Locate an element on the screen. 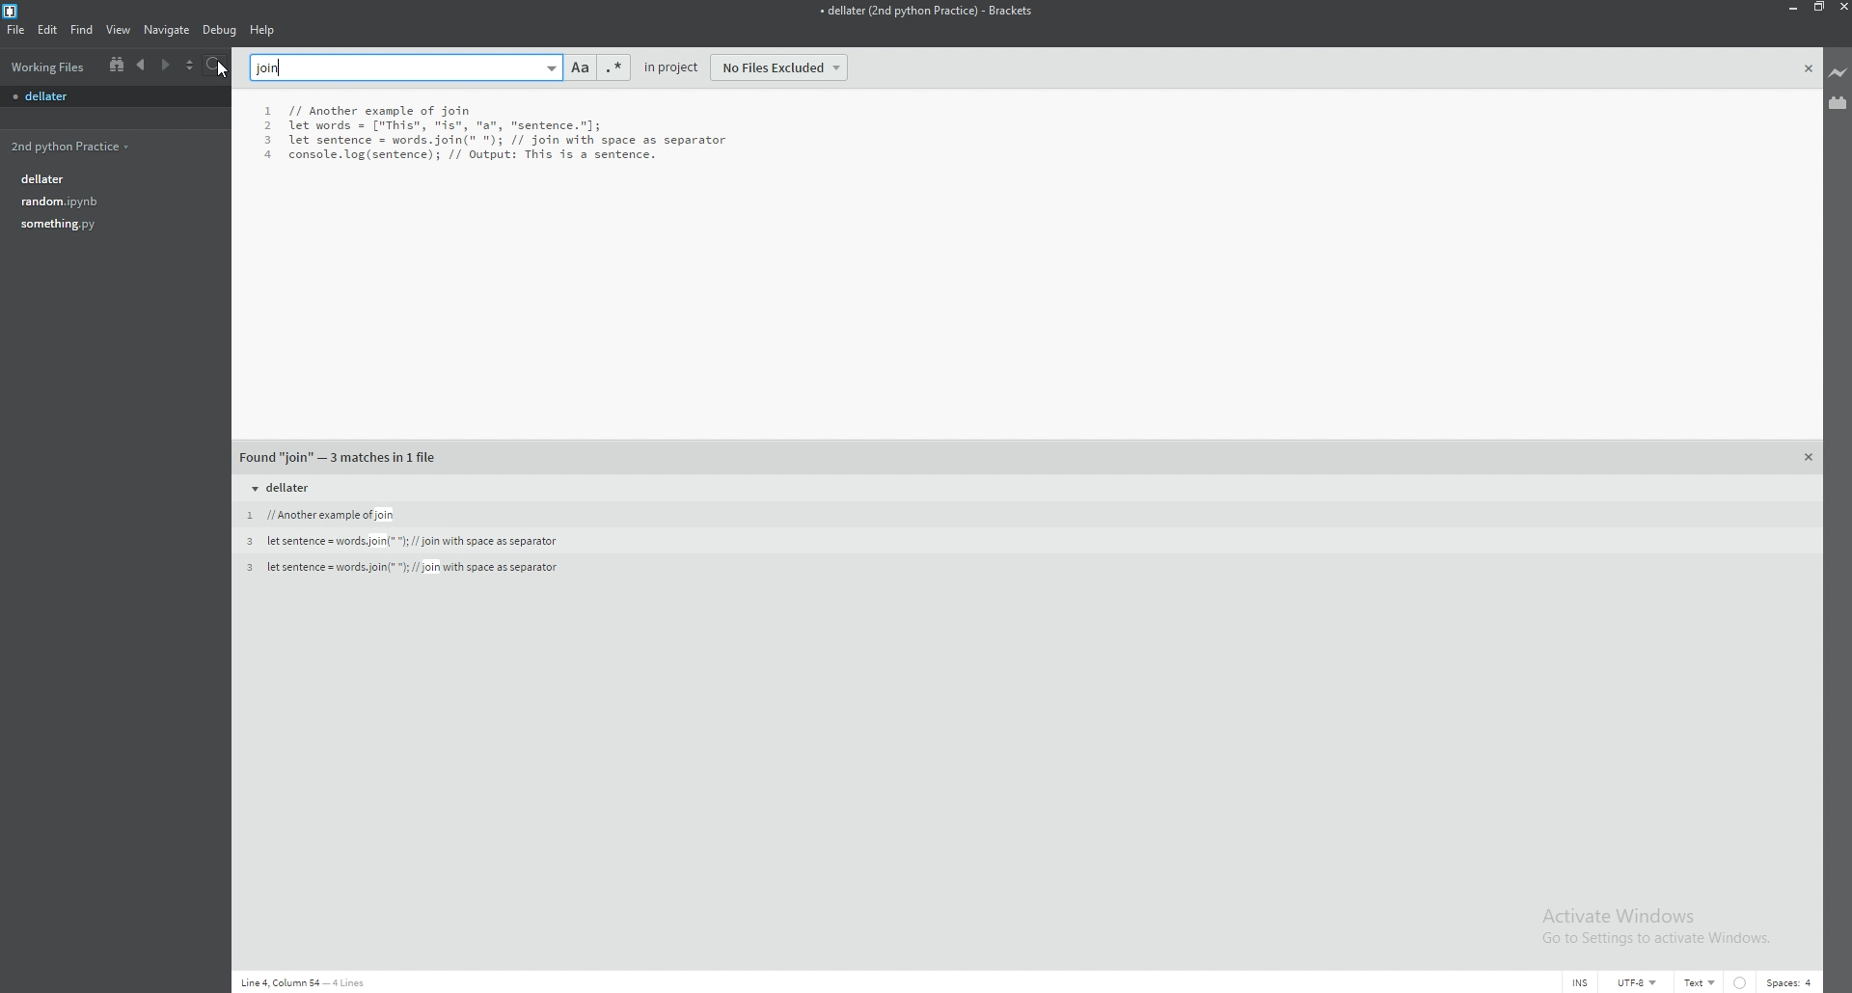  extension manager is located at coordinates (1839, 103).